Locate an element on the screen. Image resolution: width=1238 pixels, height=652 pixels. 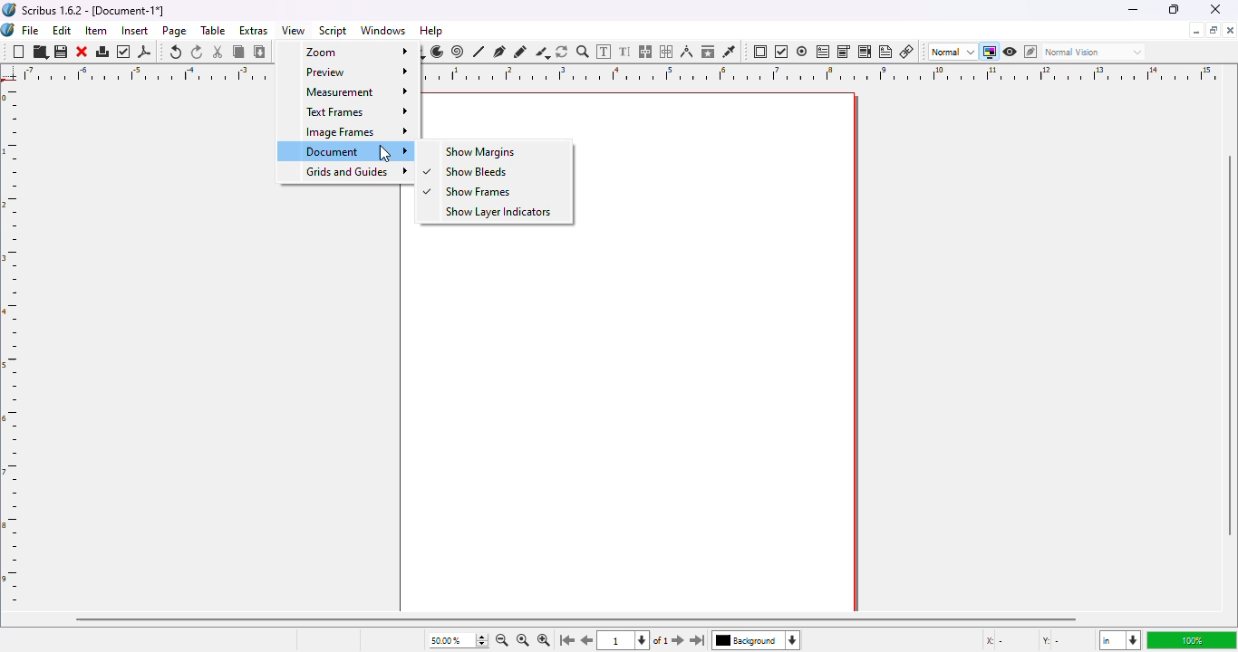
page is located at coordinates (176, 31).